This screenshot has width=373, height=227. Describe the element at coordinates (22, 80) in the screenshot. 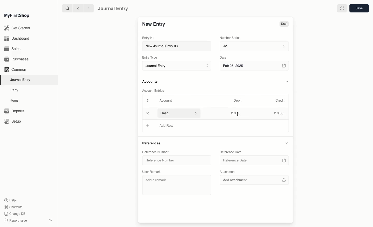

I see `Journal Entry` at that location.